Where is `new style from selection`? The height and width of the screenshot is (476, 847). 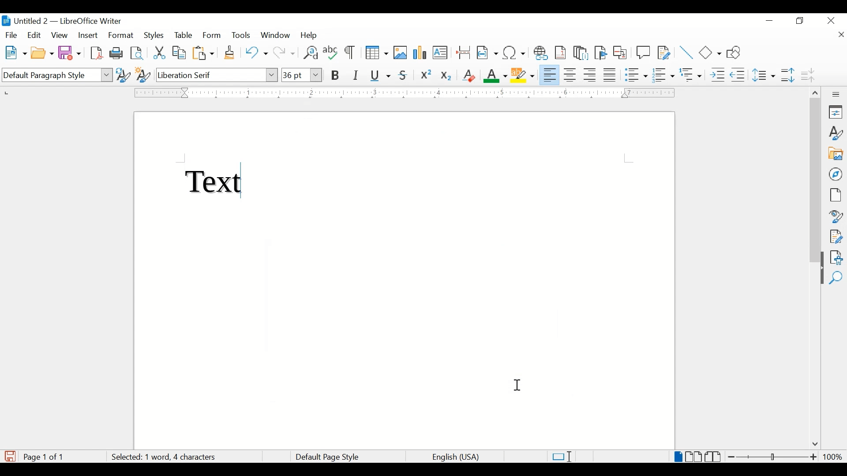 new style from selection is located at coordinates (143, 73).